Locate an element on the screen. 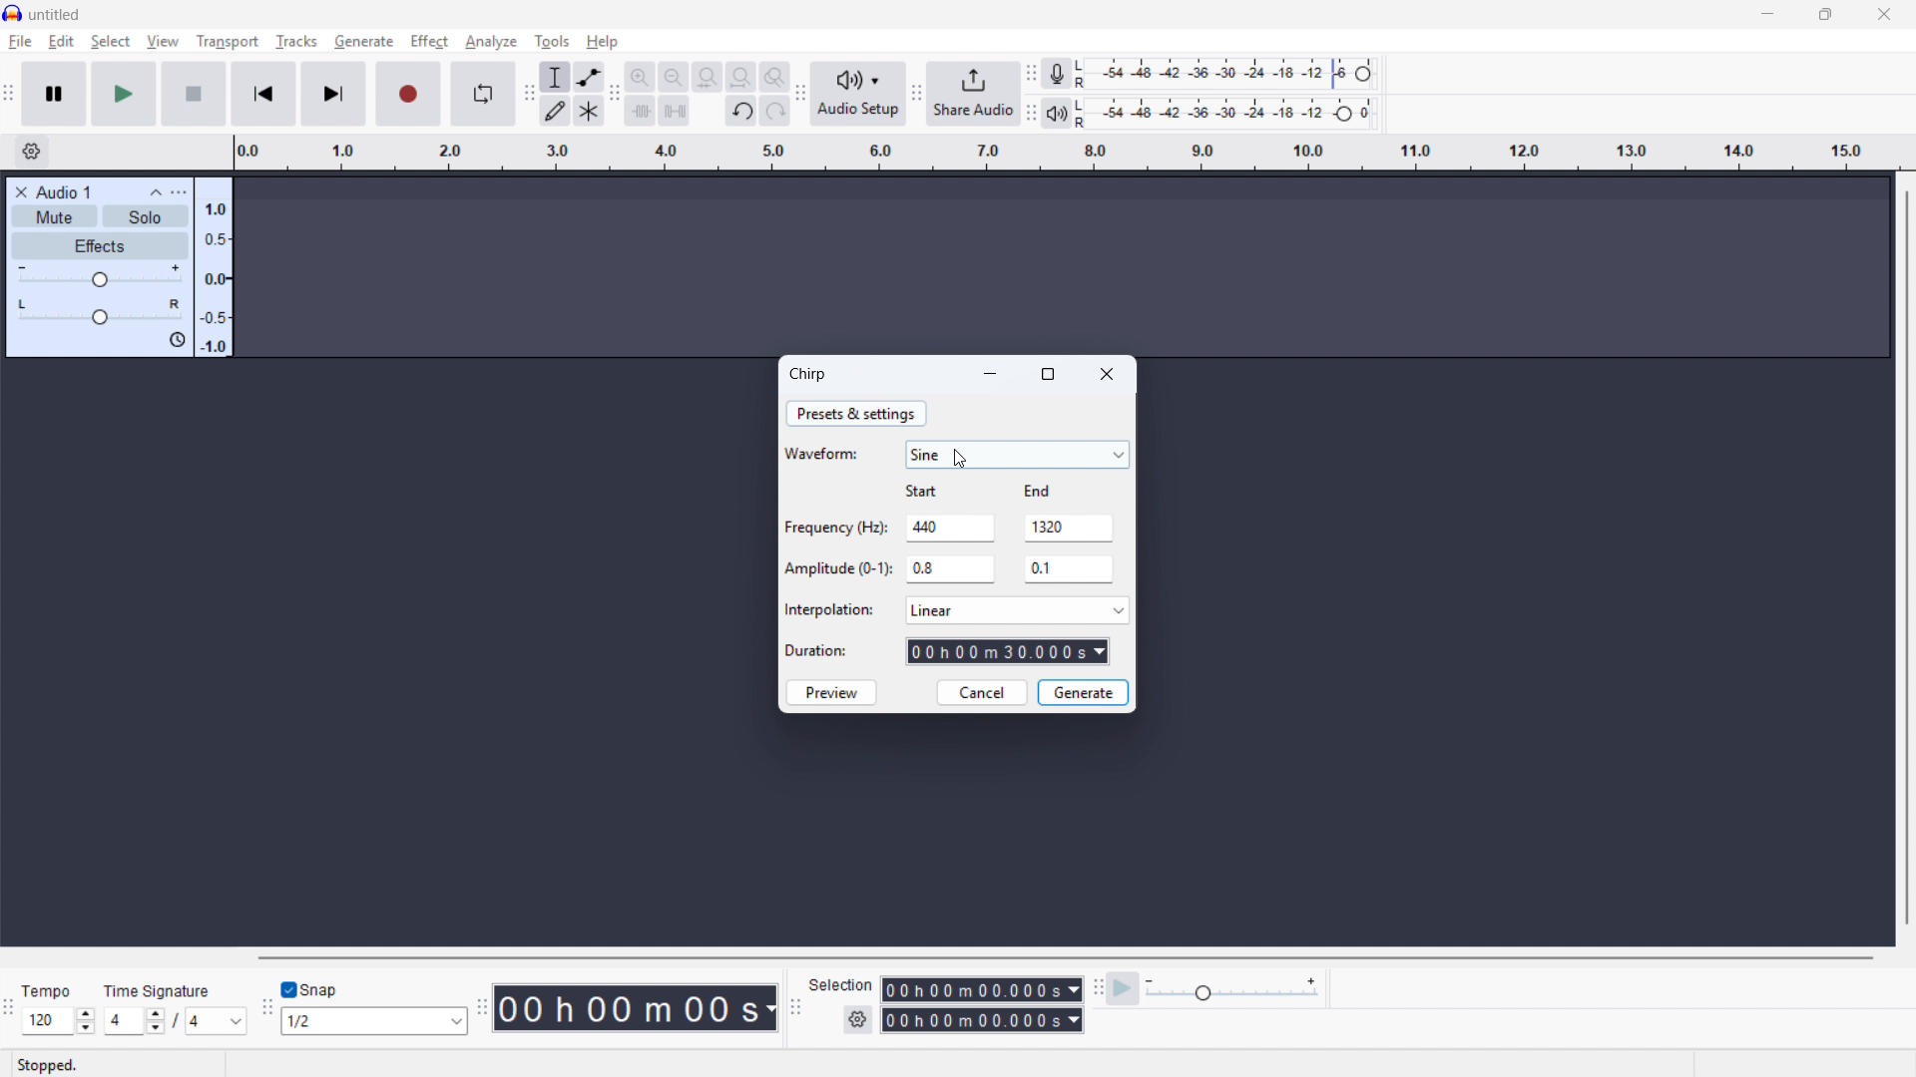 This screenshot has height=1077, width=1916. Effects  is located at coordinates (100, 246).